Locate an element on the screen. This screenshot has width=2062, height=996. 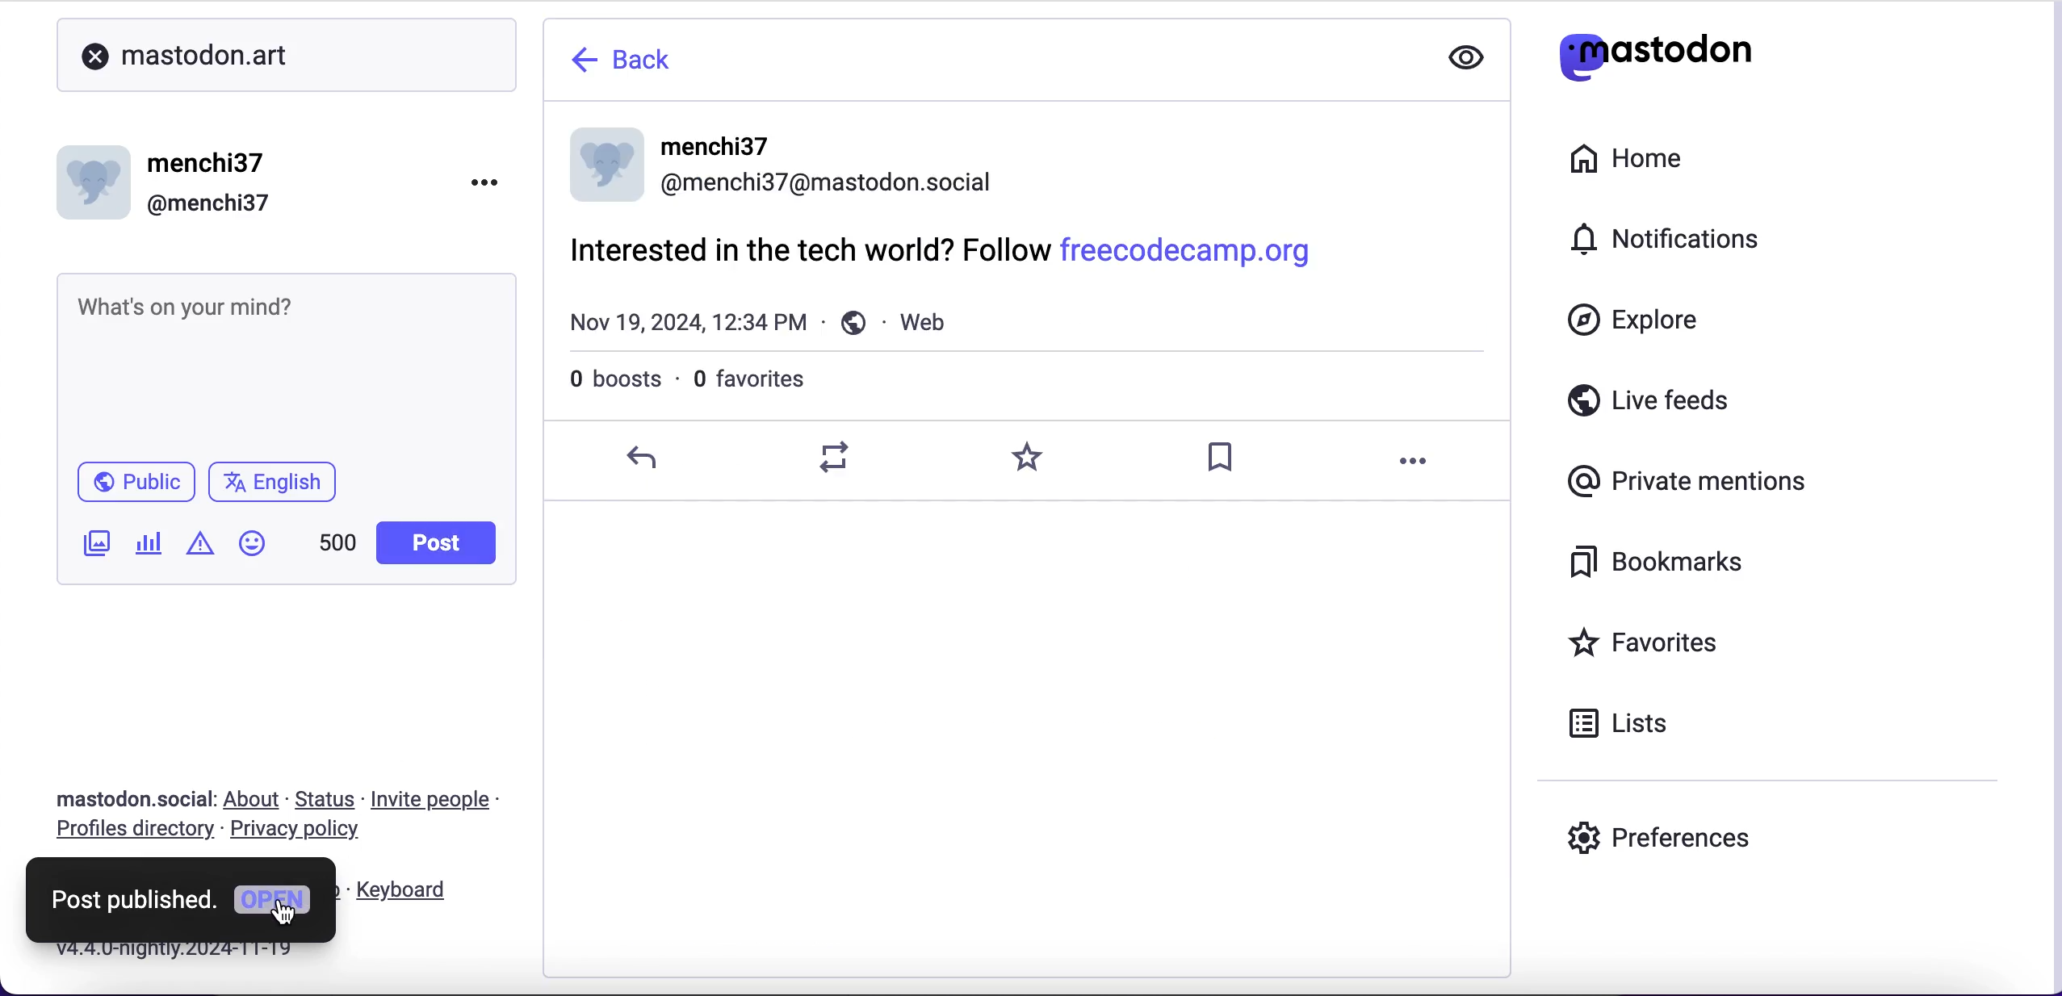
post published is located at coordinates (133, 898).